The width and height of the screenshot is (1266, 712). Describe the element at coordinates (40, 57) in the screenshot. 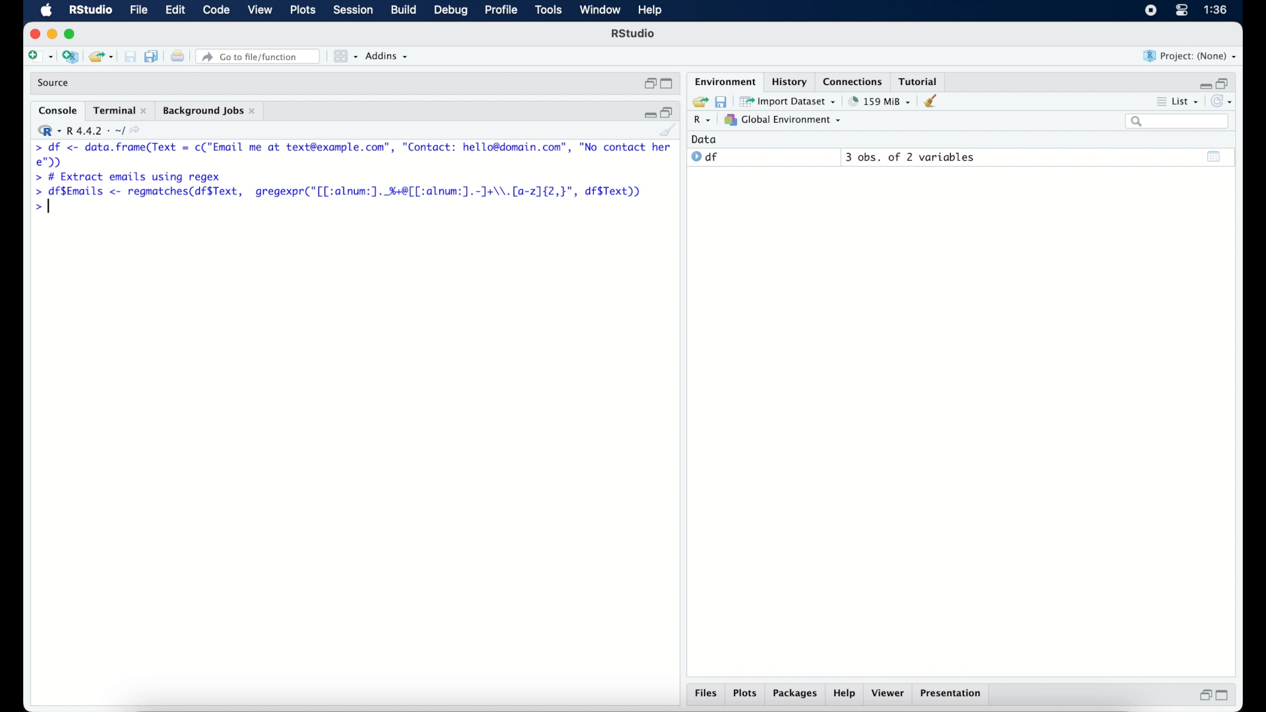

I see `create new file` at that location.